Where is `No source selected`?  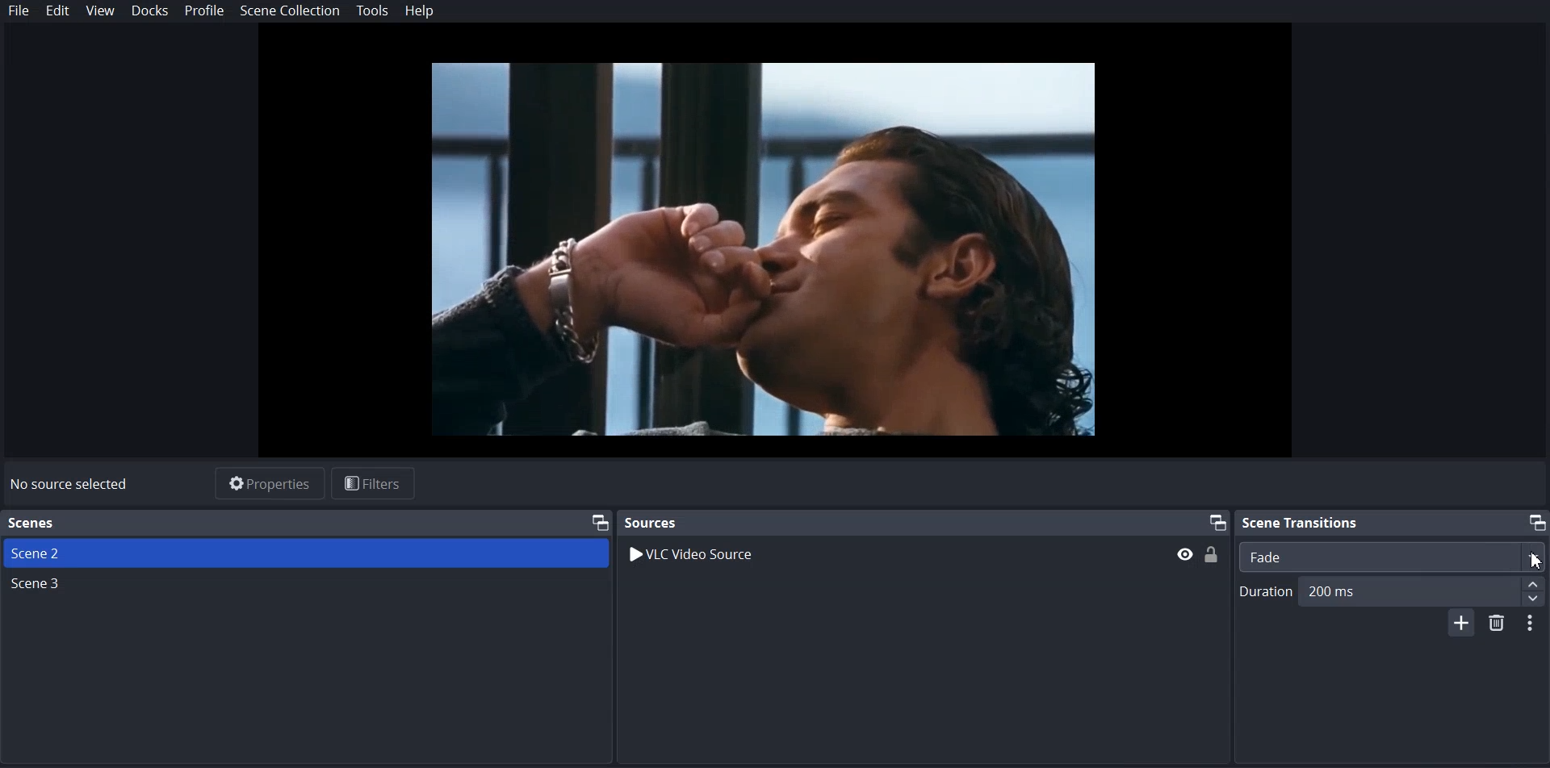
No source selected is located at coordinates (70, 486).